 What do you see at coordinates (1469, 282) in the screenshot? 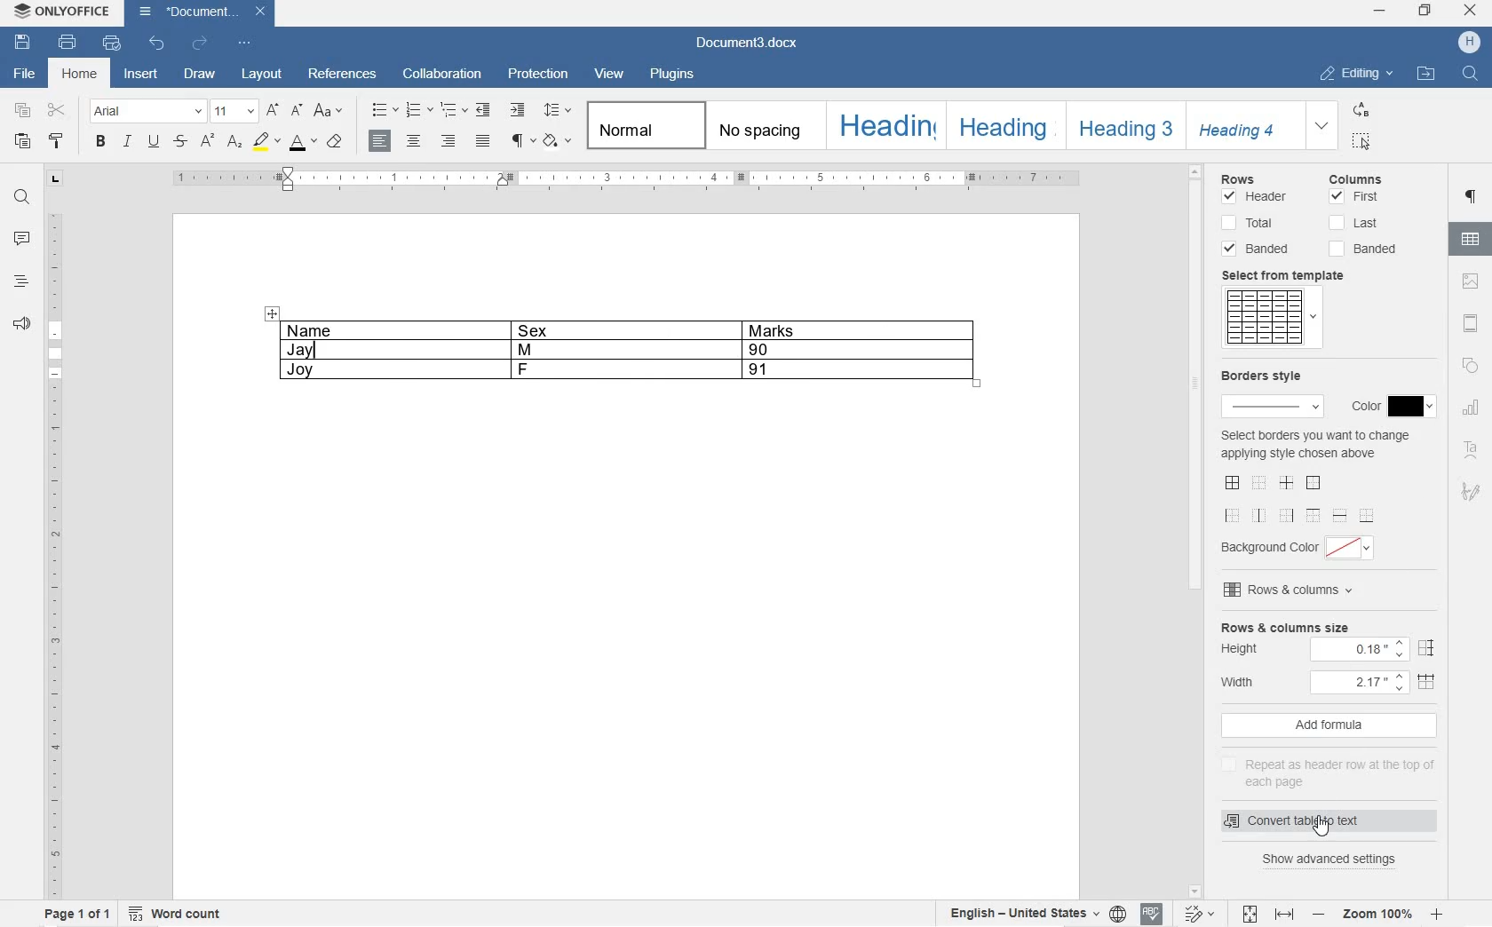
I see `IMAGE ` at bounding box center [1469, 282].